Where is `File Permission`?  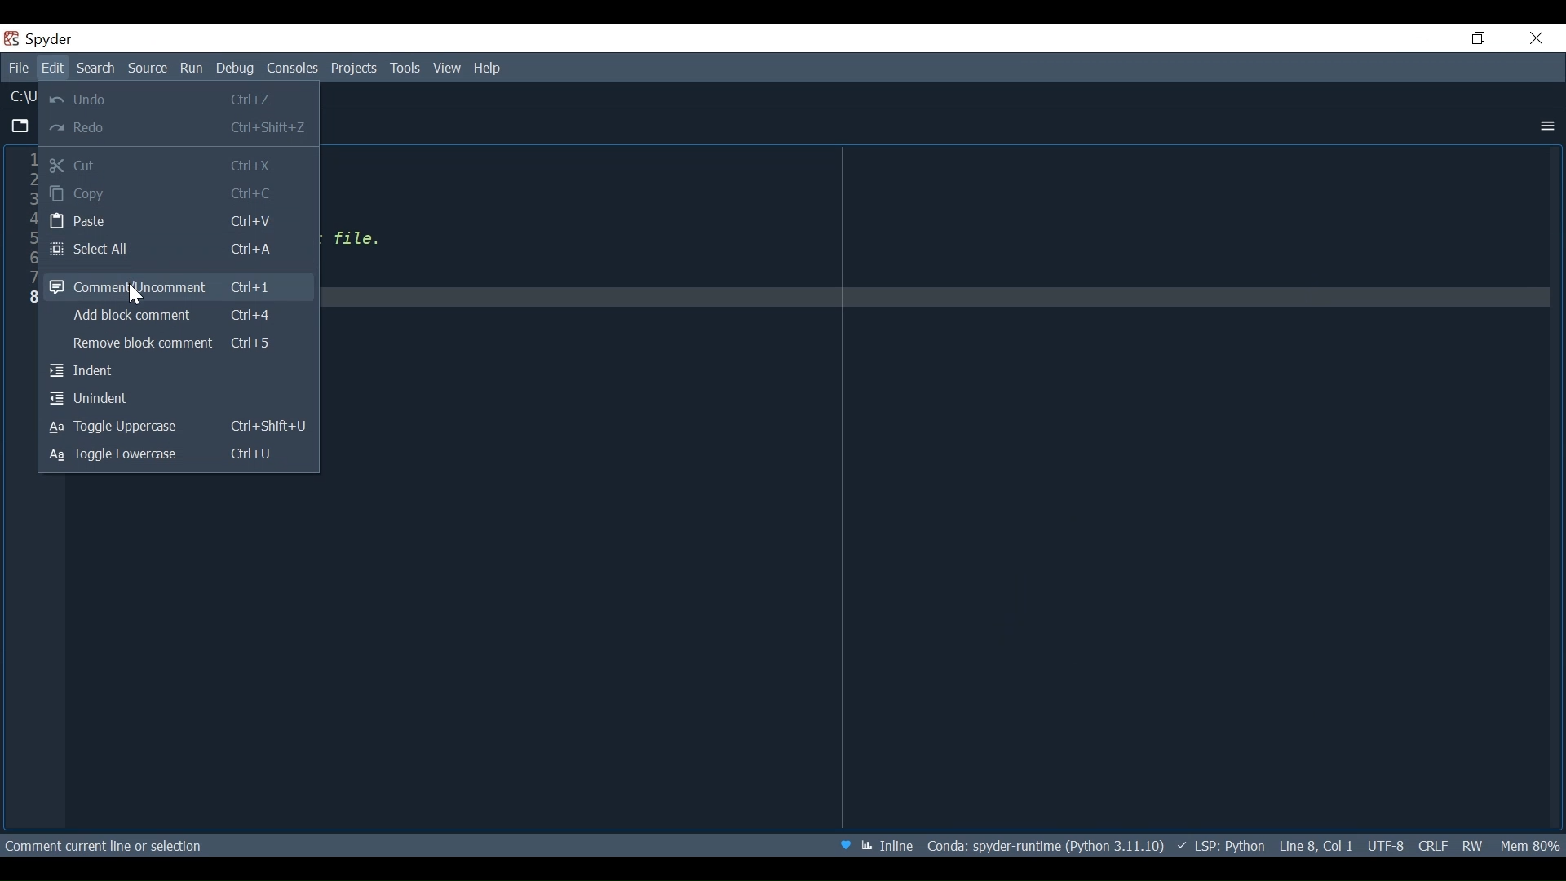
File Permission is located at coordinates (1472, 845).